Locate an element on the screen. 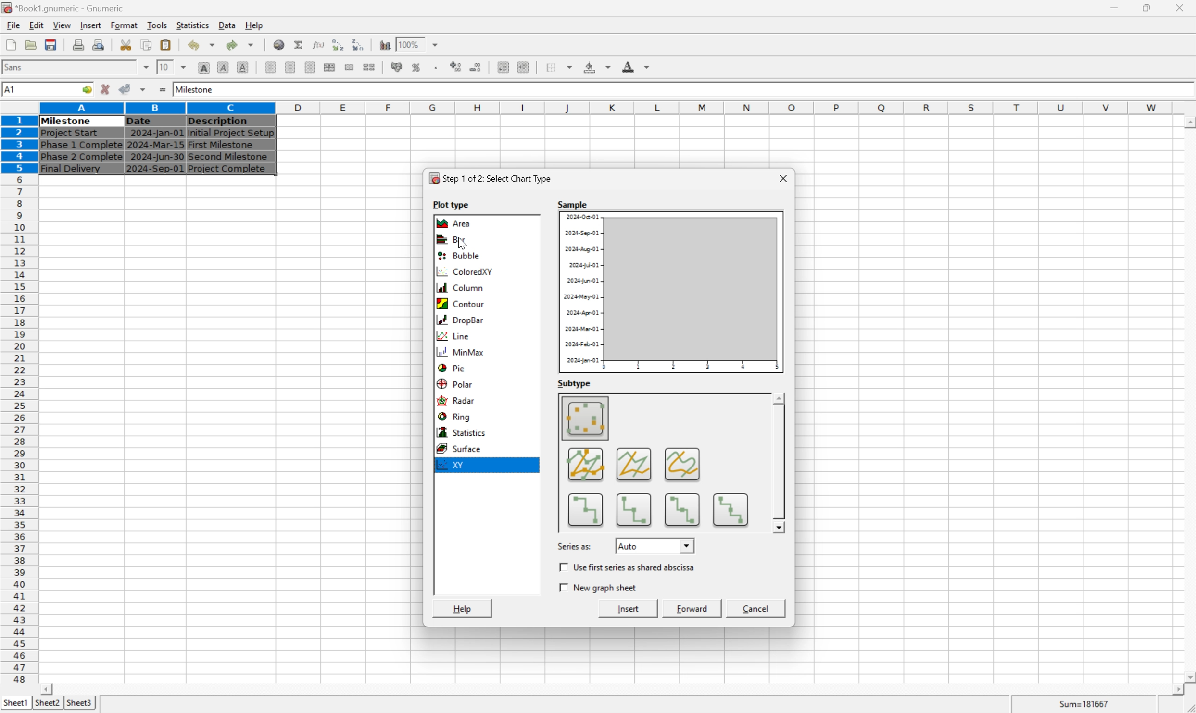  accept changes is located at coordinates (128, 88).